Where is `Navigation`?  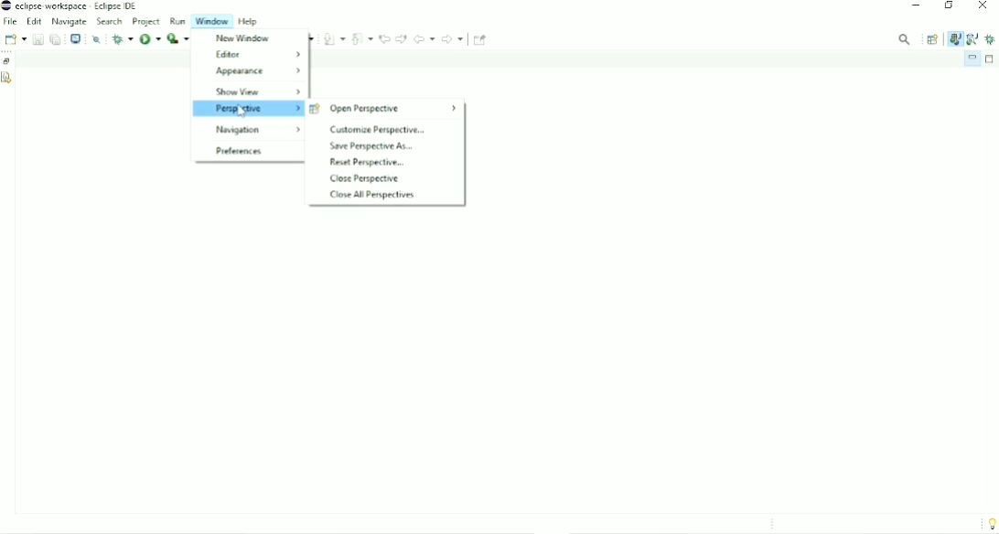
Navigation is located at coordinates (257, 130).